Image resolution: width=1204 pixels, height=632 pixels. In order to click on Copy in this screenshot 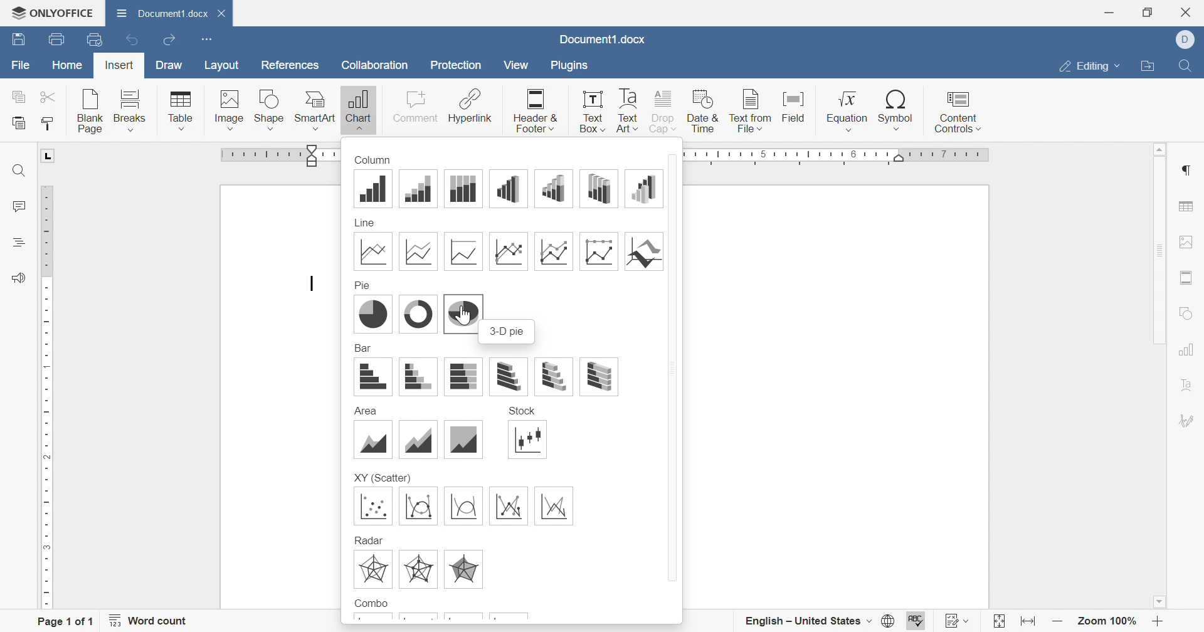, I will do `click(18, 96)`.